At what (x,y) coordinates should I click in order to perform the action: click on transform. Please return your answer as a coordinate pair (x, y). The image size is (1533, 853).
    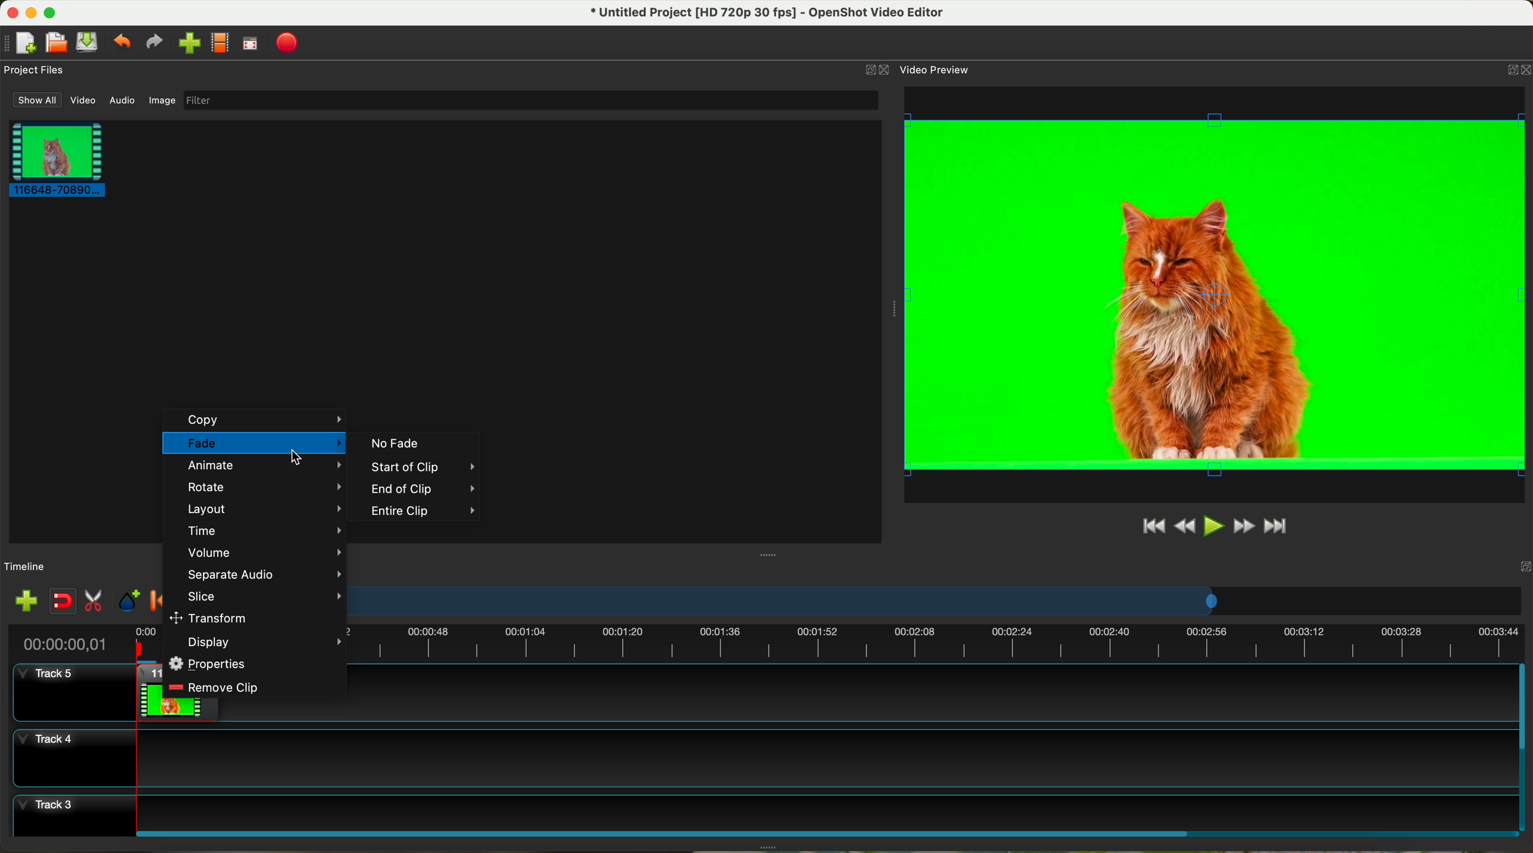
    Looking at the image, I should click on (212, 617).